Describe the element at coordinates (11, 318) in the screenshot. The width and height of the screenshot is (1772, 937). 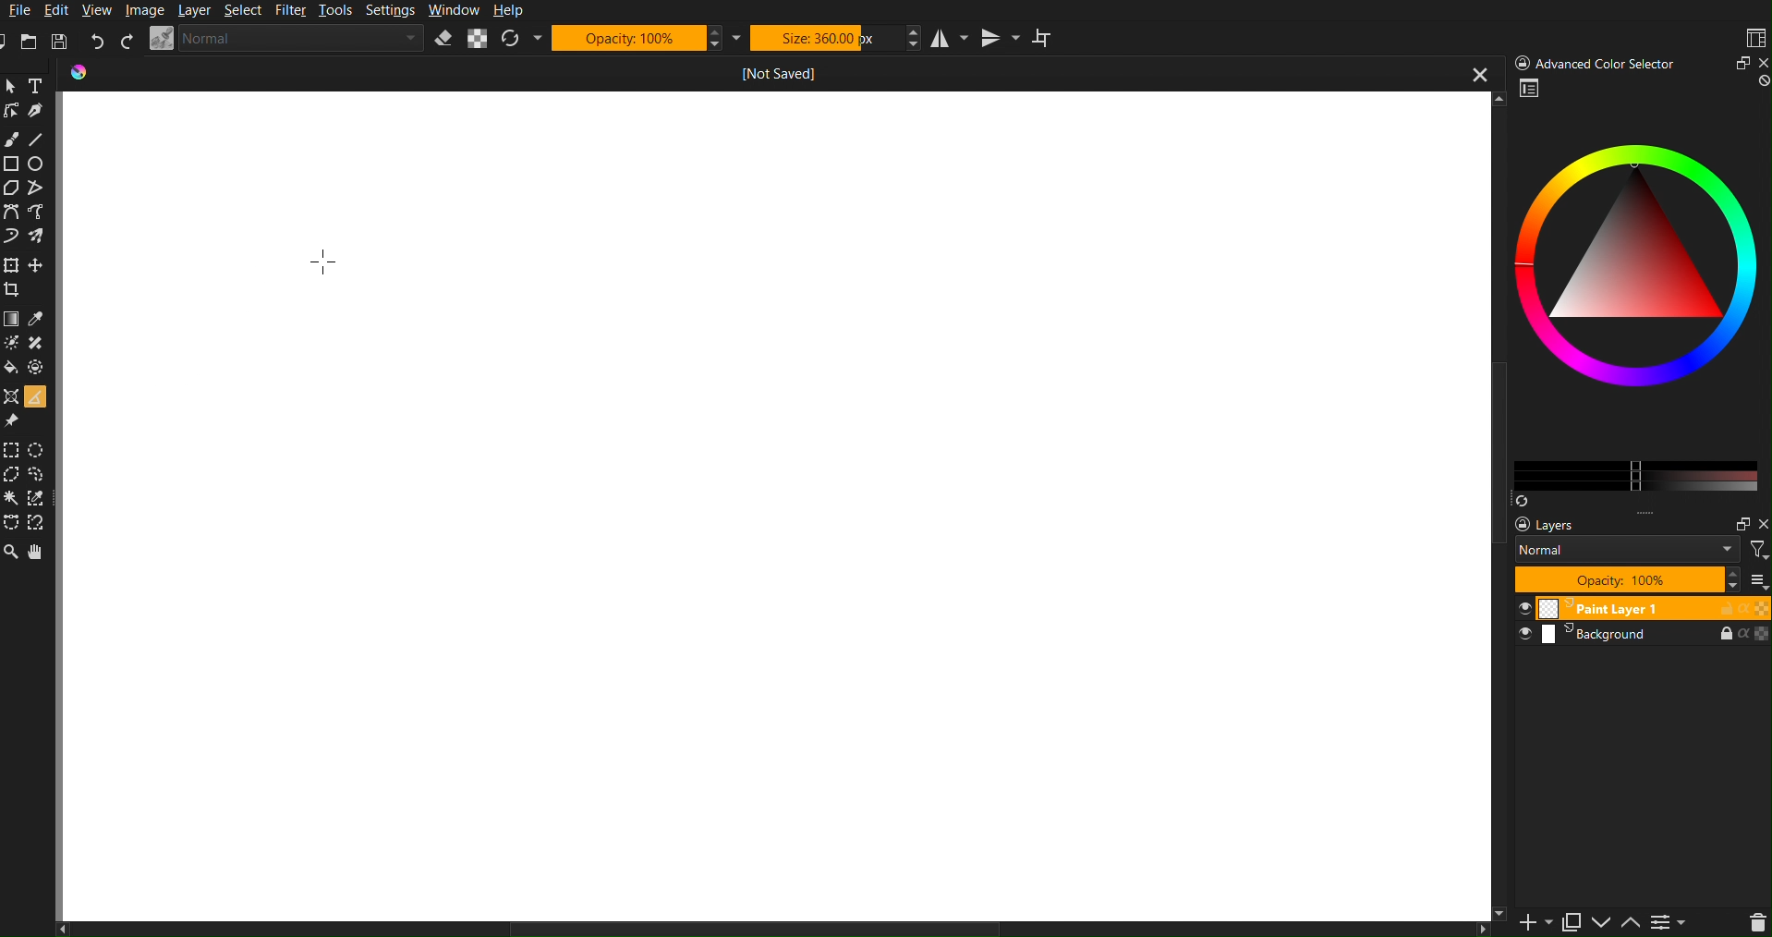
I see `Color Tools` at that location.